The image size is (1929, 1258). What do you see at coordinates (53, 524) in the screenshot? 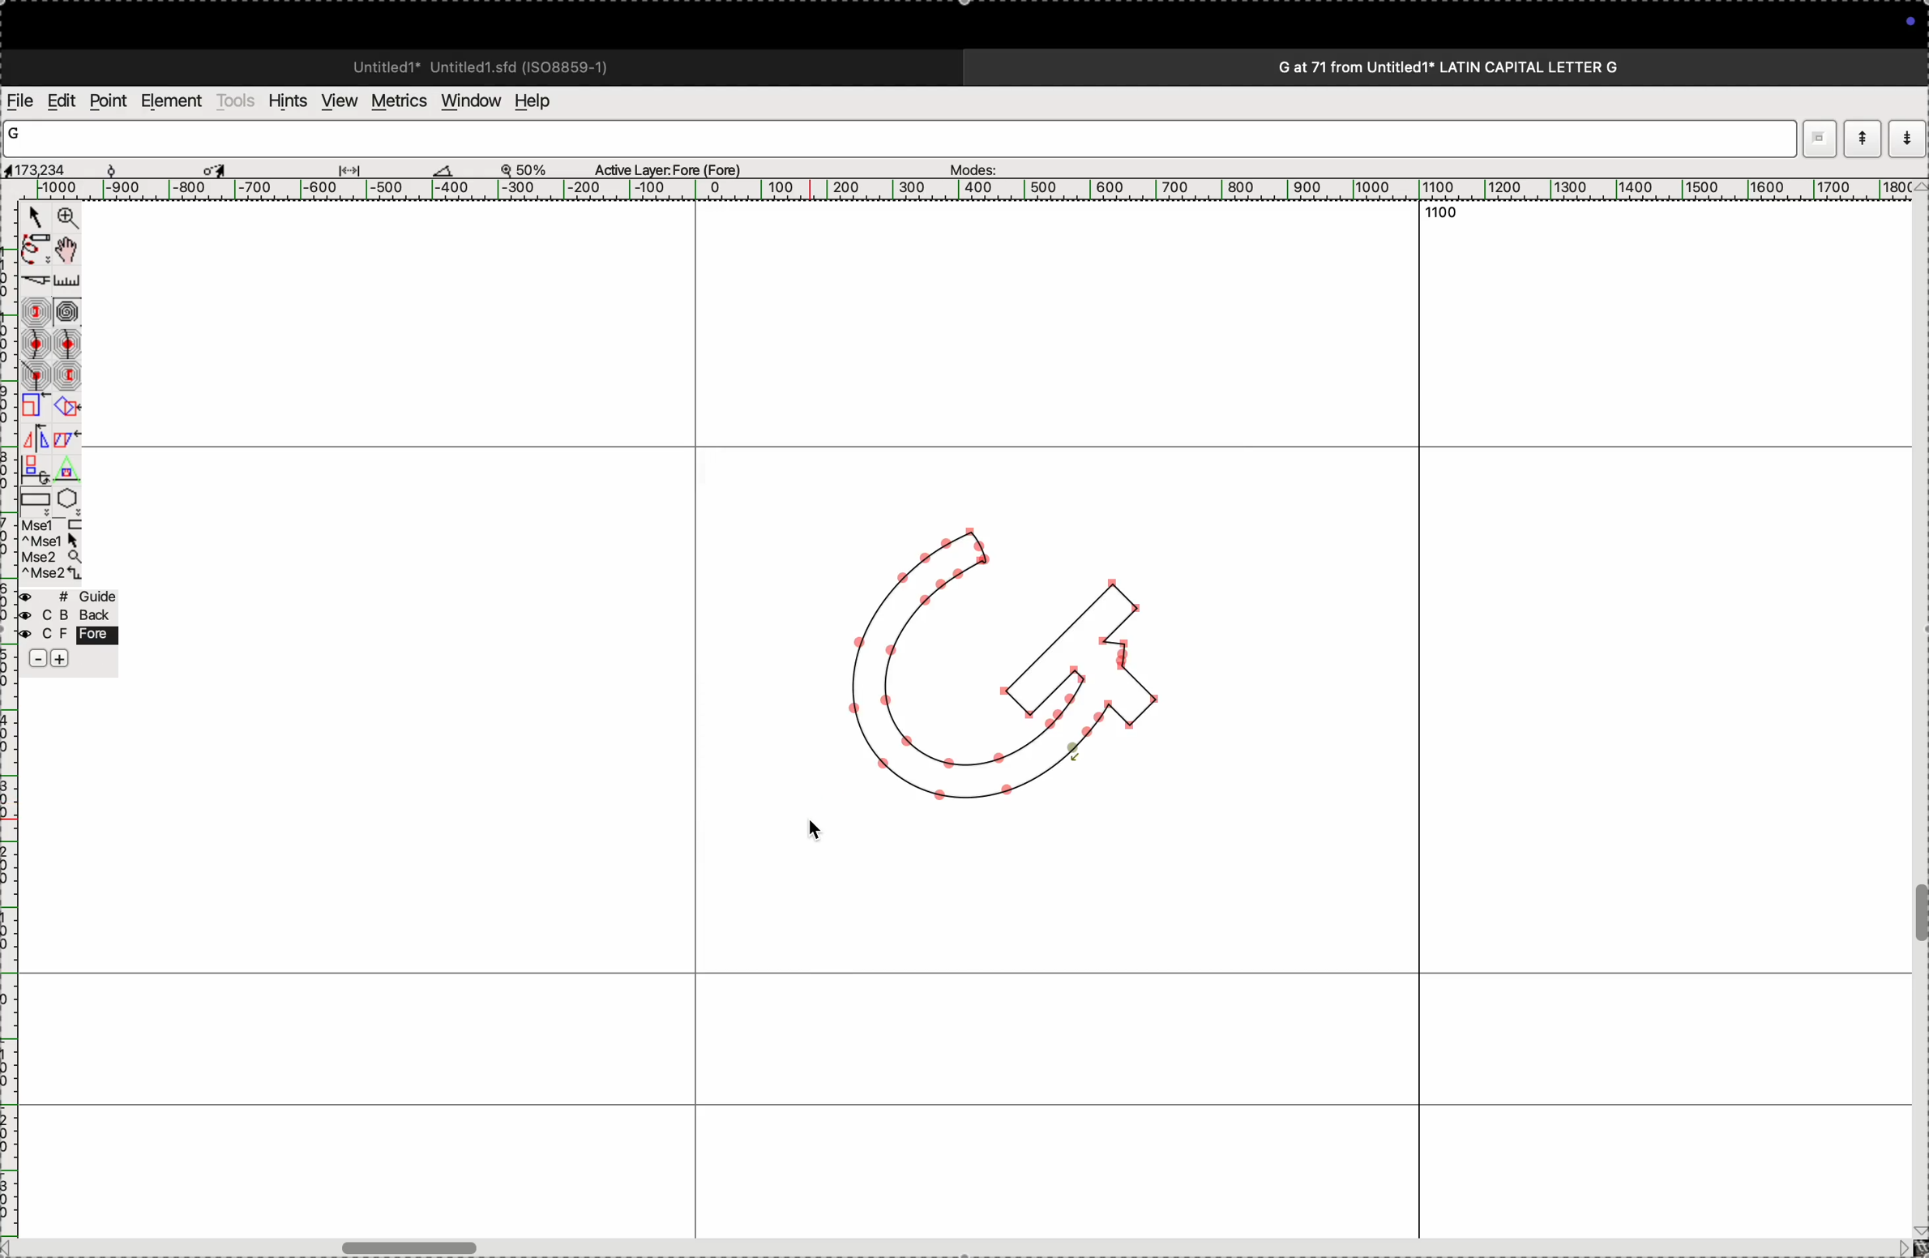
I see `left mouse button` at bounding box center [53, 524].